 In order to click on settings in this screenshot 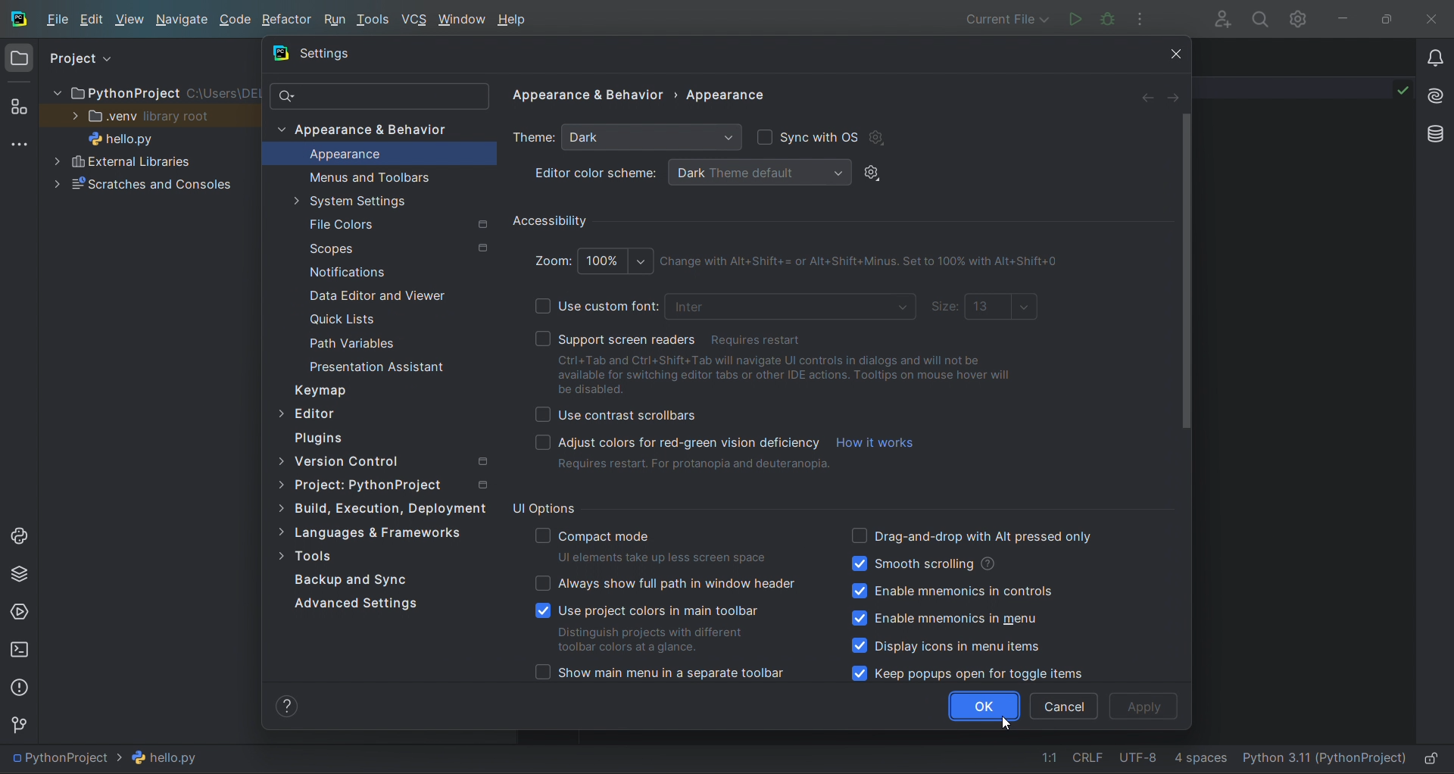, I will do `click(872, 172)`.